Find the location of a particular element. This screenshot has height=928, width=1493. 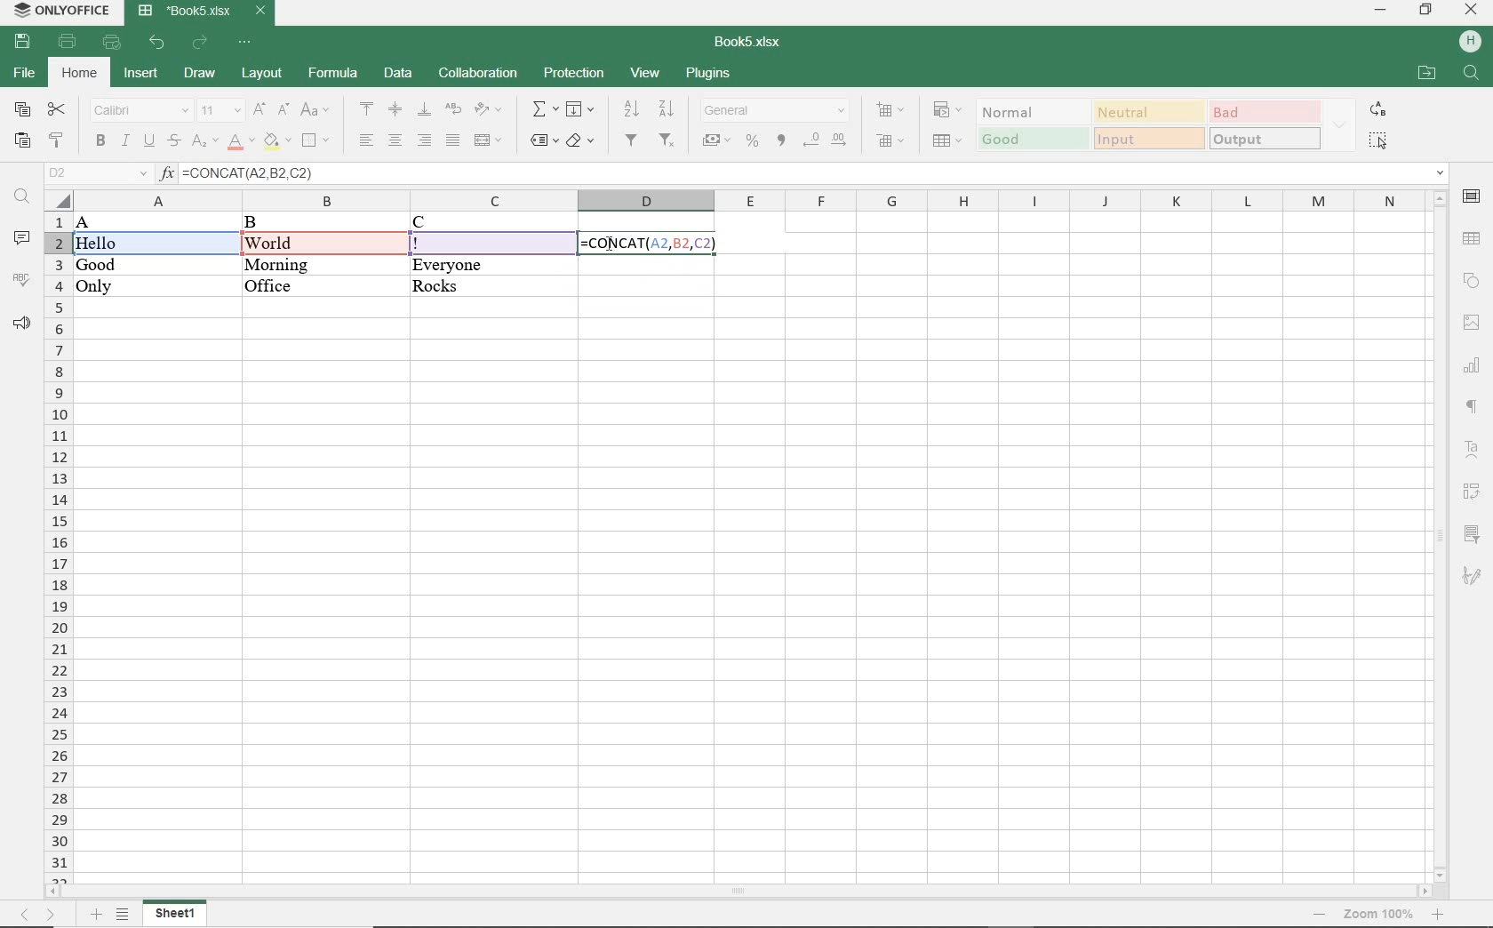

STRIKETHROUGH is located at coordinates (174, 142).